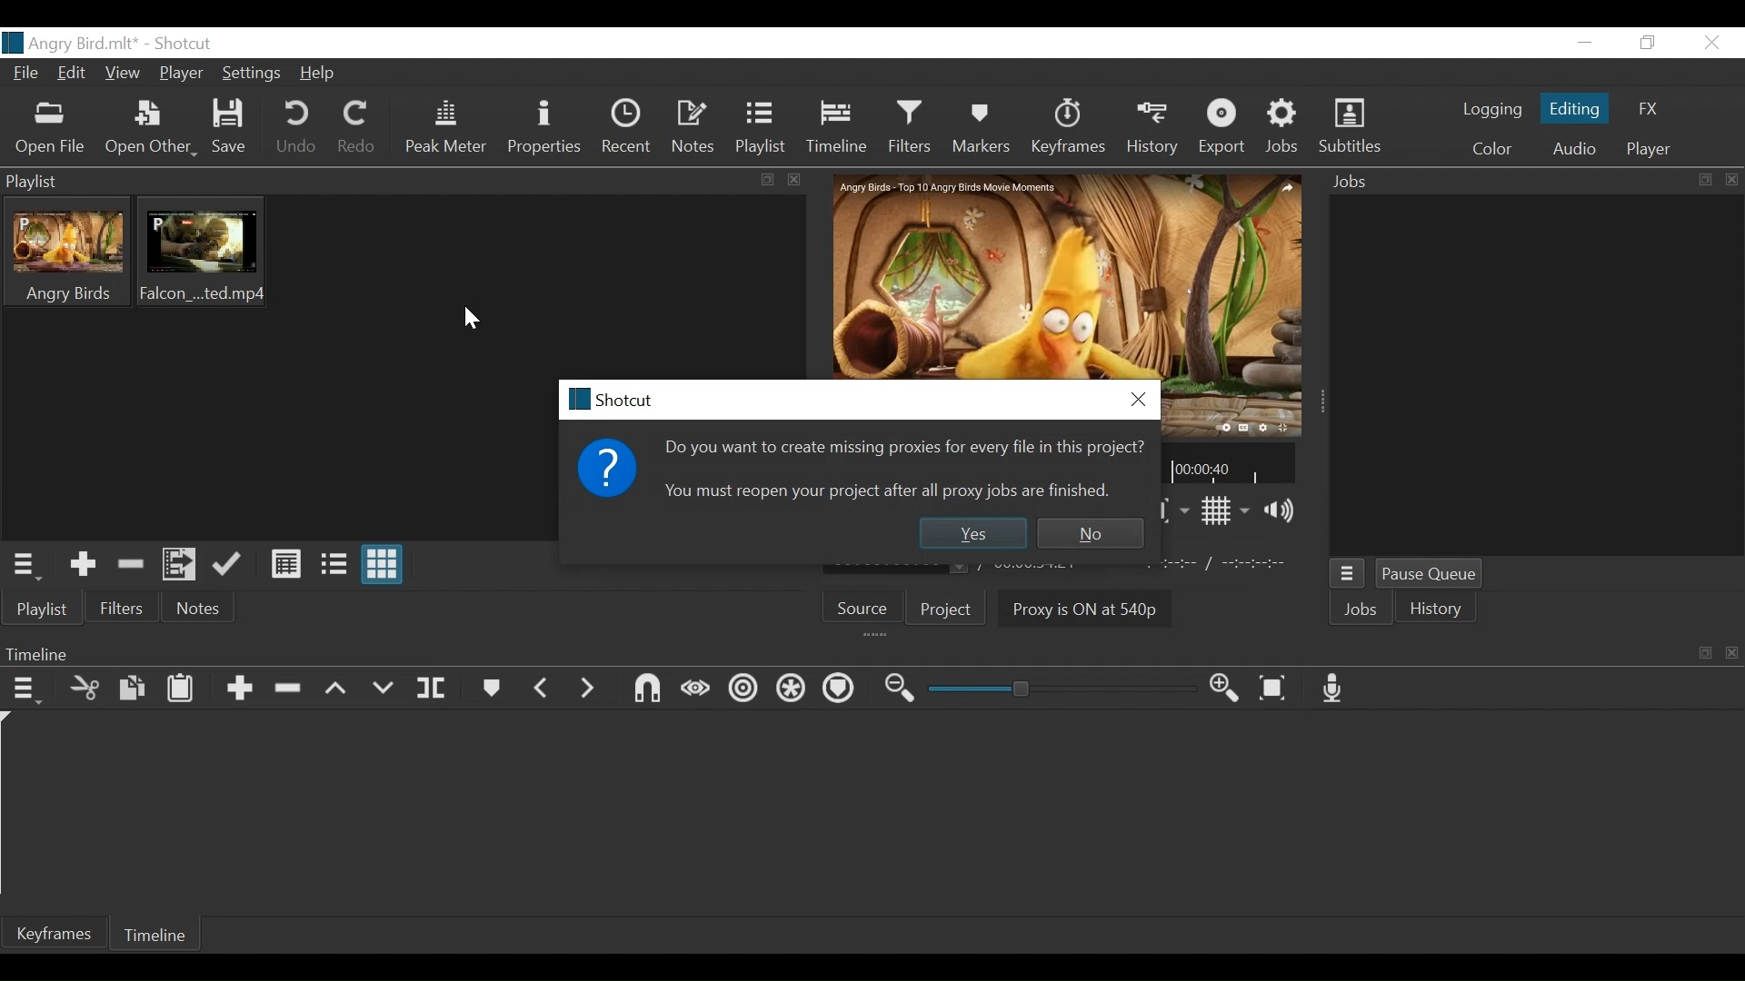  What do you see at coordinates (1223, 127) in the screenshot?
I see `Export` at bounding box center [1223, 127].